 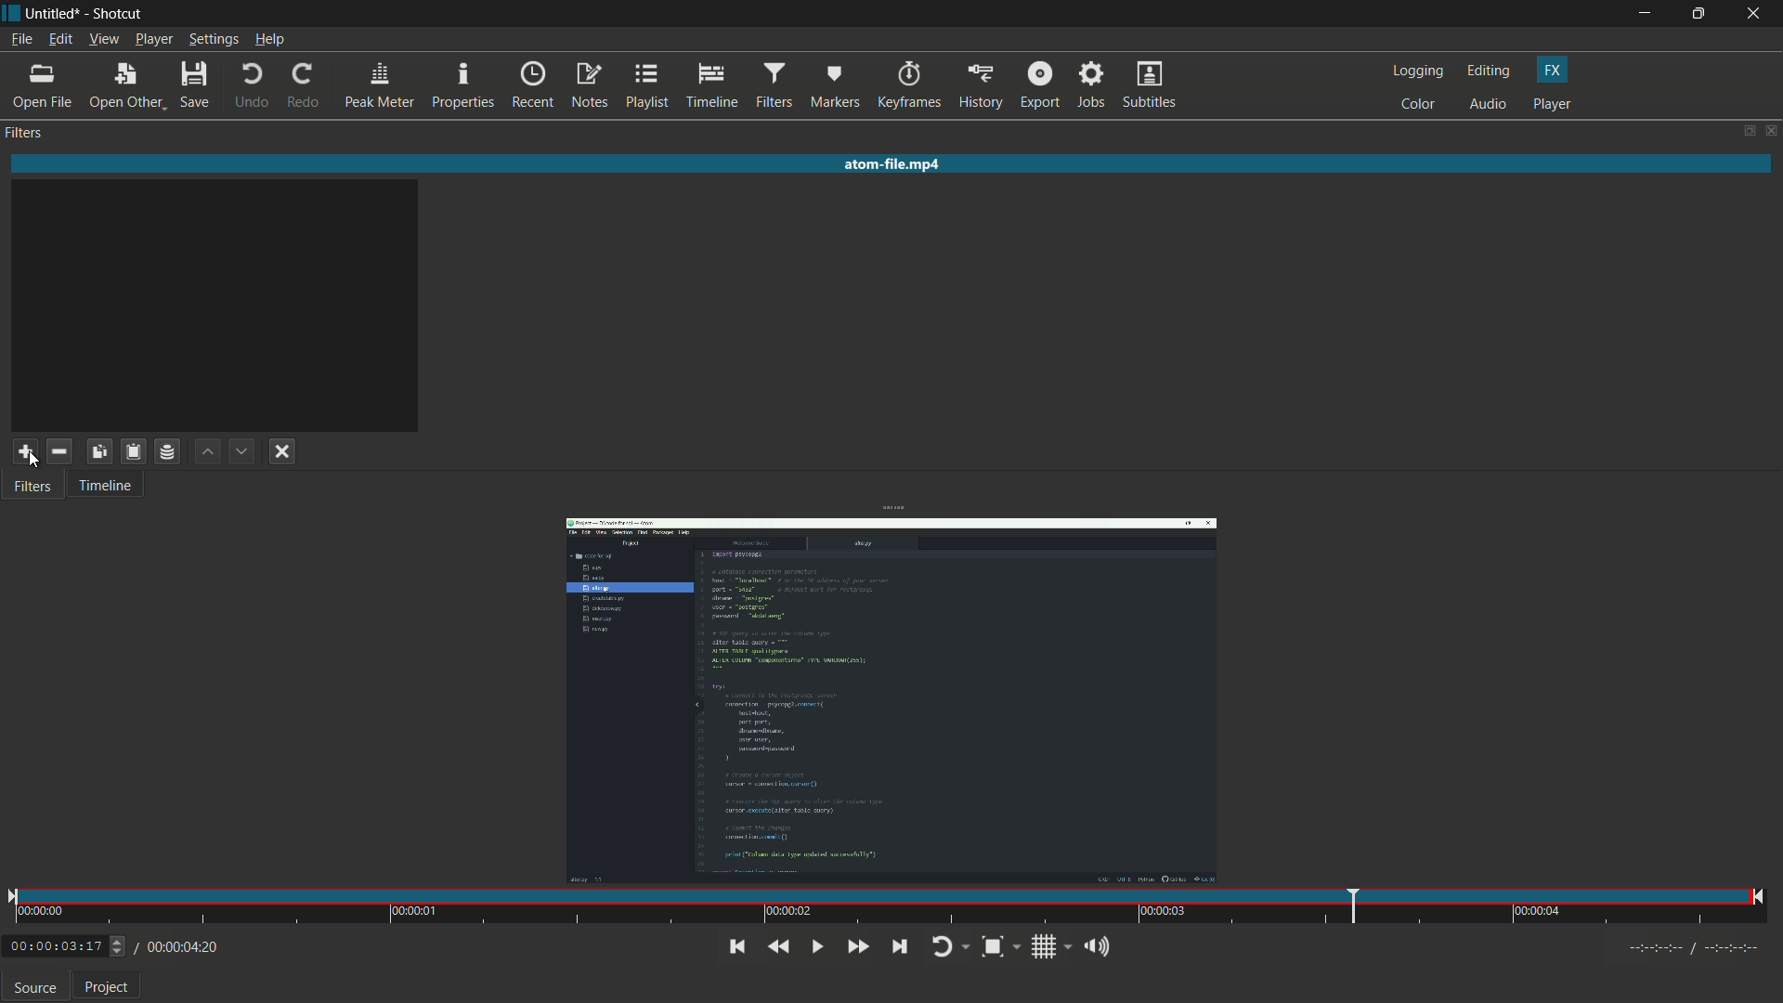 What do you see at coordinates (1742, 130) in the screenshot?
I see `change layout` at bounding box center [1742, 130].